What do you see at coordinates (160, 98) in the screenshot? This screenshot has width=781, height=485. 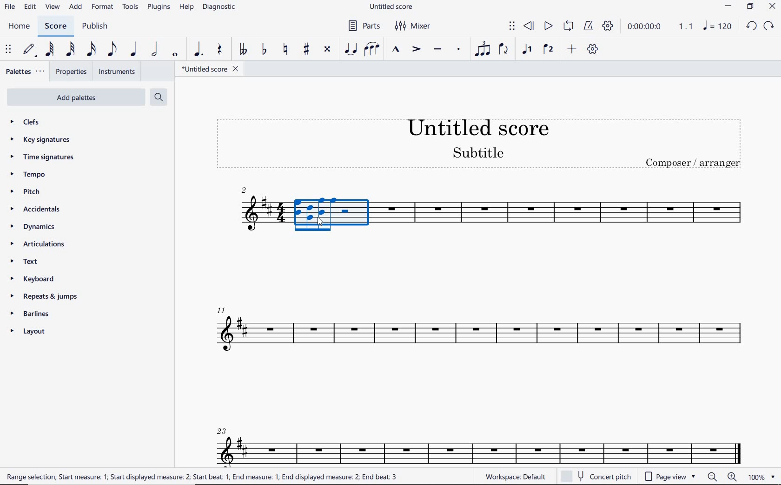 I see `SEARCH PALETTES` at bounding box center [160, 98].